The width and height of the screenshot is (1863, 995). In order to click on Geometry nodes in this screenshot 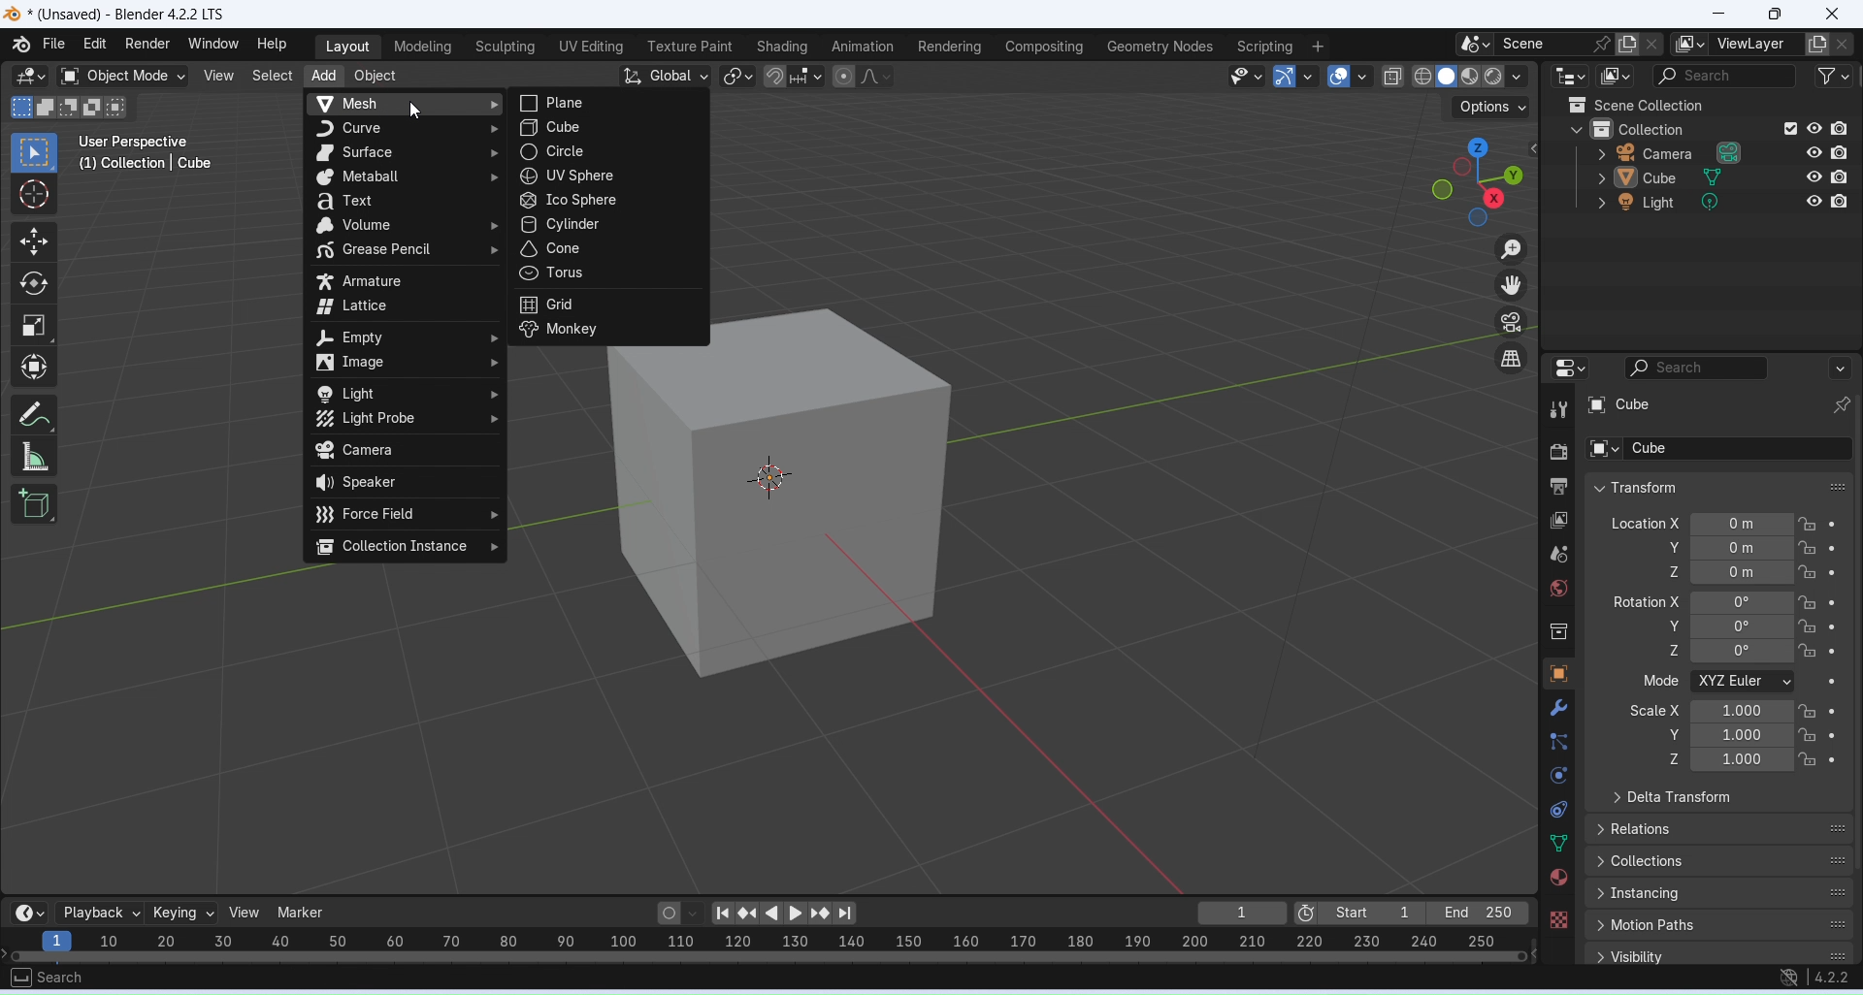, I will do `click(1161, 46)`.